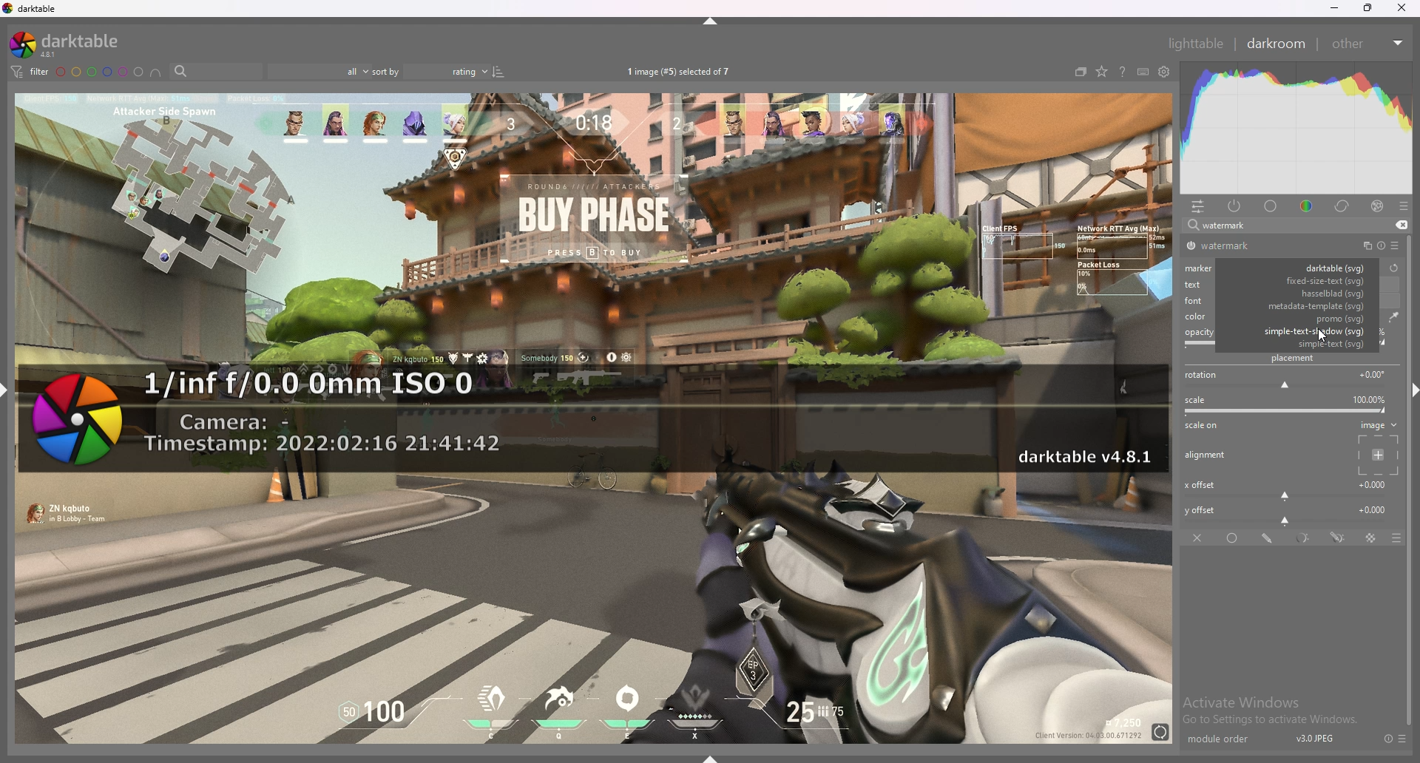  I want to click on scale on, so click(1206, 427).